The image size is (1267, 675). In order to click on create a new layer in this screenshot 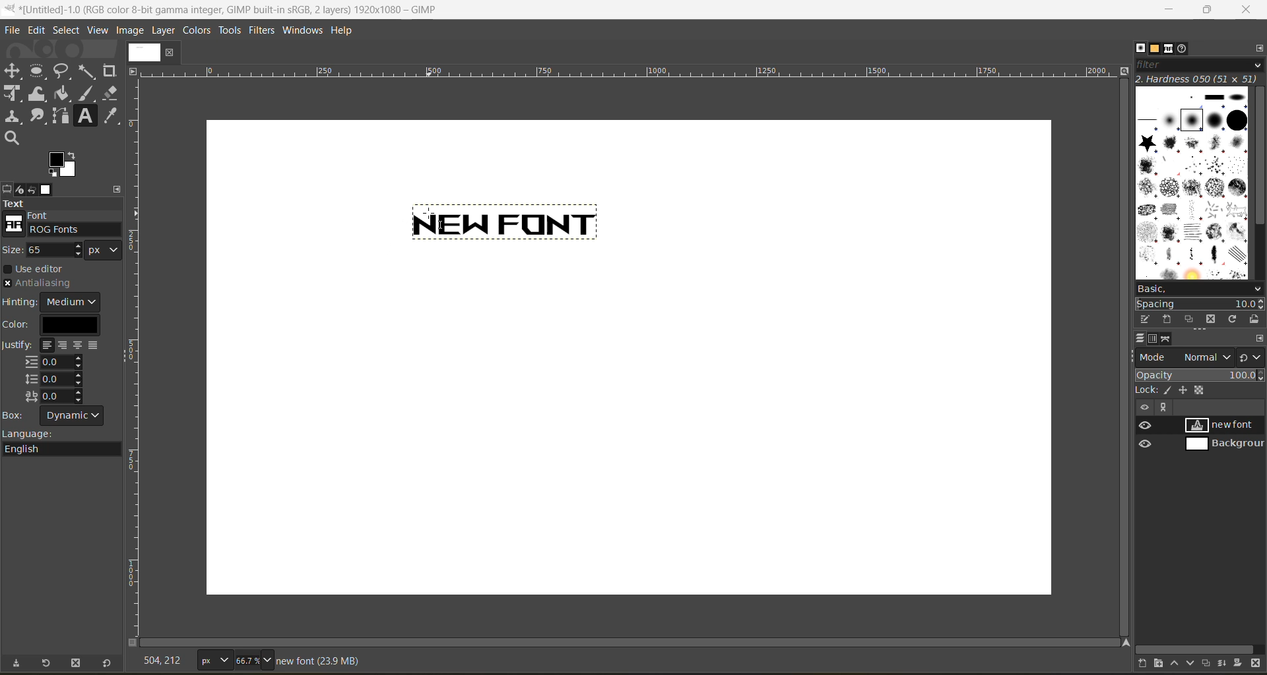, I will do `click(1143, 662)`.